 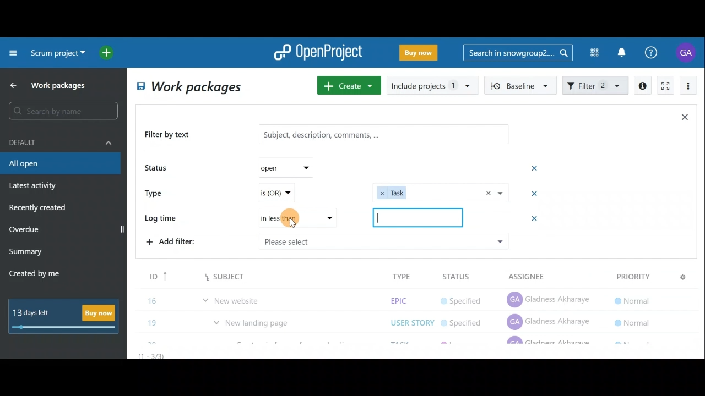 What do you see at coordinates (172, 135) in the screenshot?
I see `Filter by text` at bounding box center [172, 135].